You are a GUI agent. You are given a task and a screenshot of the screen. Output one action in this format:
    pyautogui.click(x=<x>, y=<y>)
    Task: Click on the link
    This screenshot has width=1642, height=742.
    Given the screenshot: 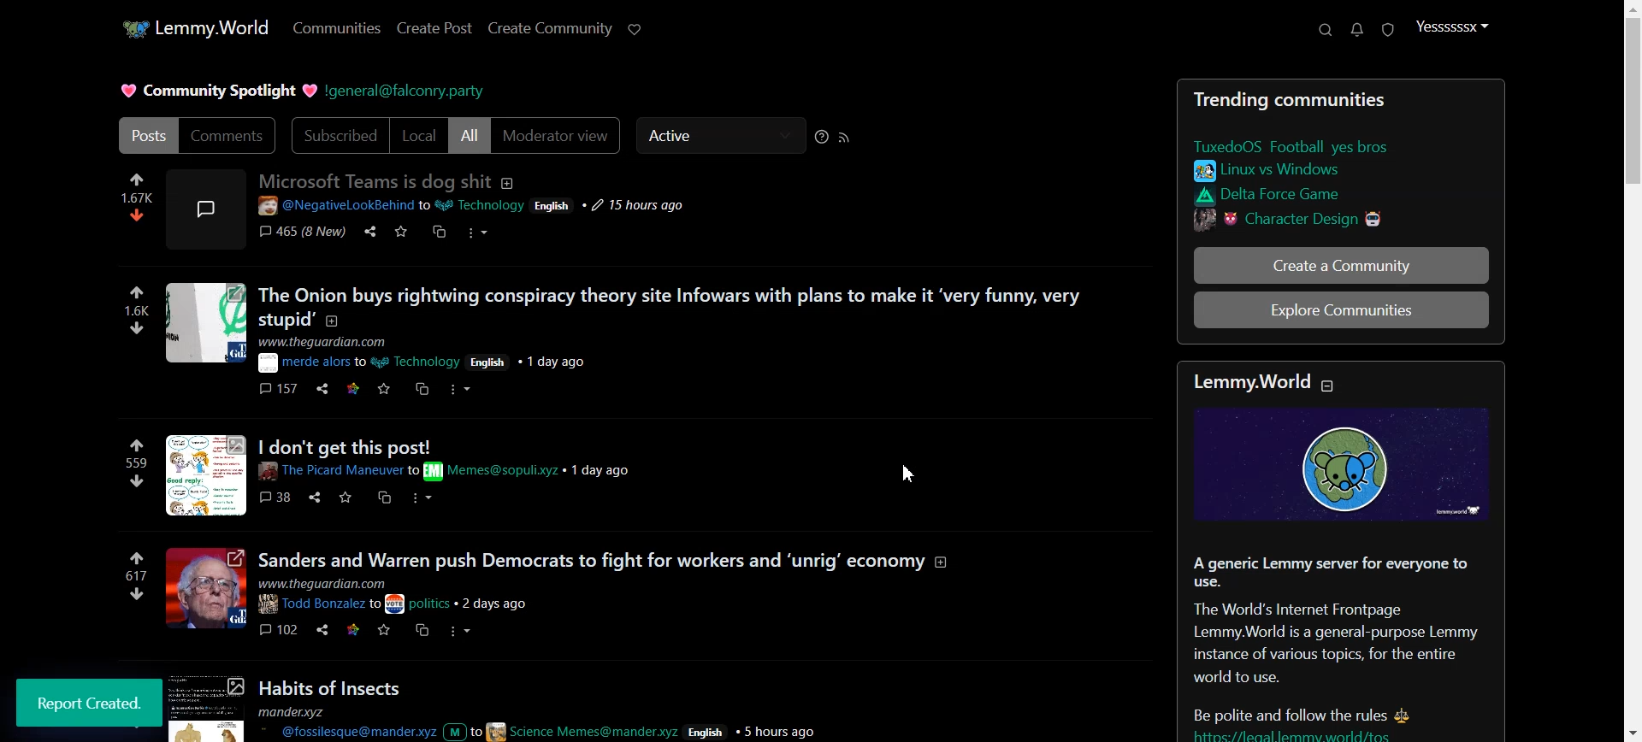 What is the action you would take?
    pyautogui.click(x=138, y=559)
    